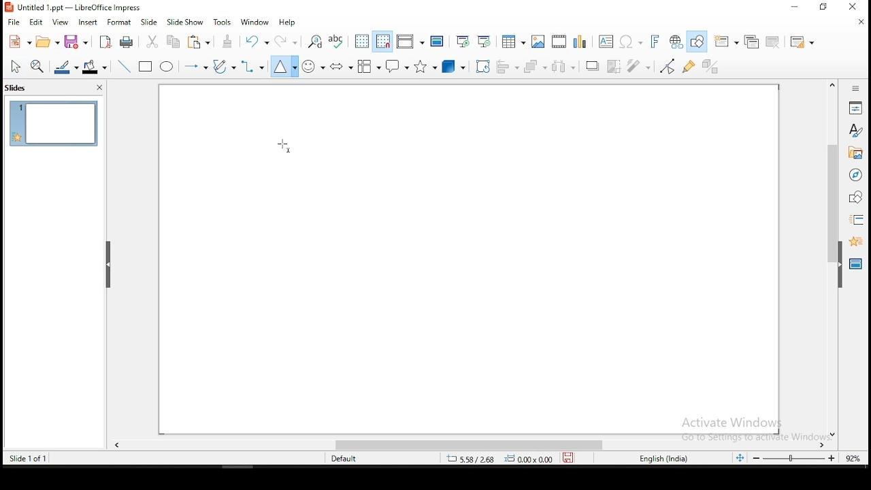  What do you see at coordinates (751, 39) in the screenshot?
I see `duplicate slide` at bounding box center [751, 39].